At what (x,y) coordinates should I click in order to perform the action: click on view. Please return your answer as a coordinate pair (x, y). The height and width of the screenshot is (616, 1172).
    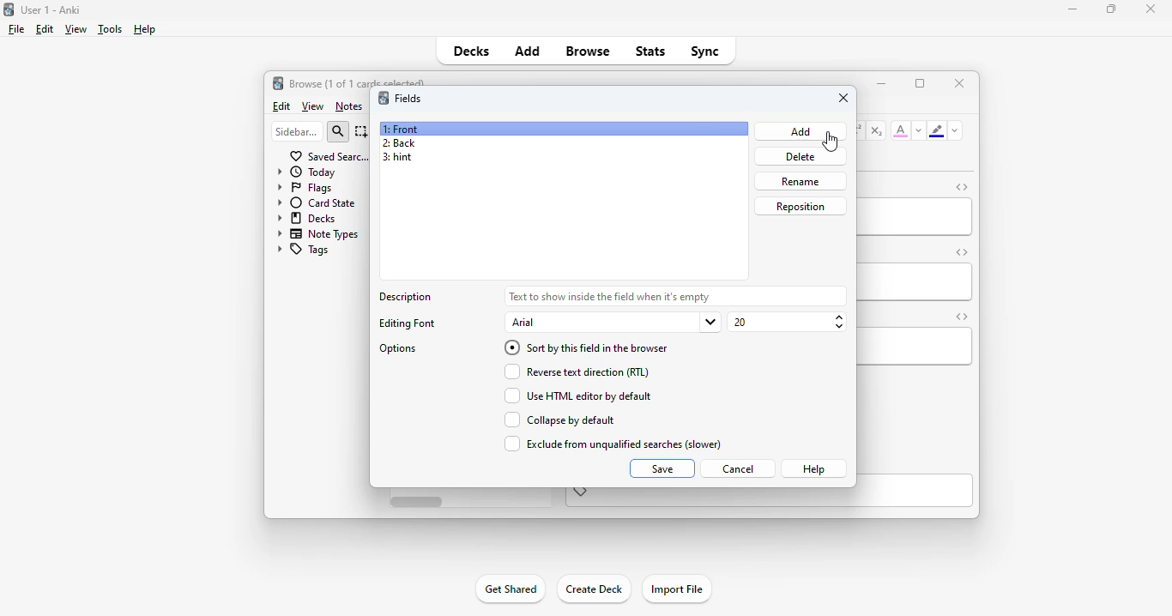
    Looking at the image, I should click on (313, 107).